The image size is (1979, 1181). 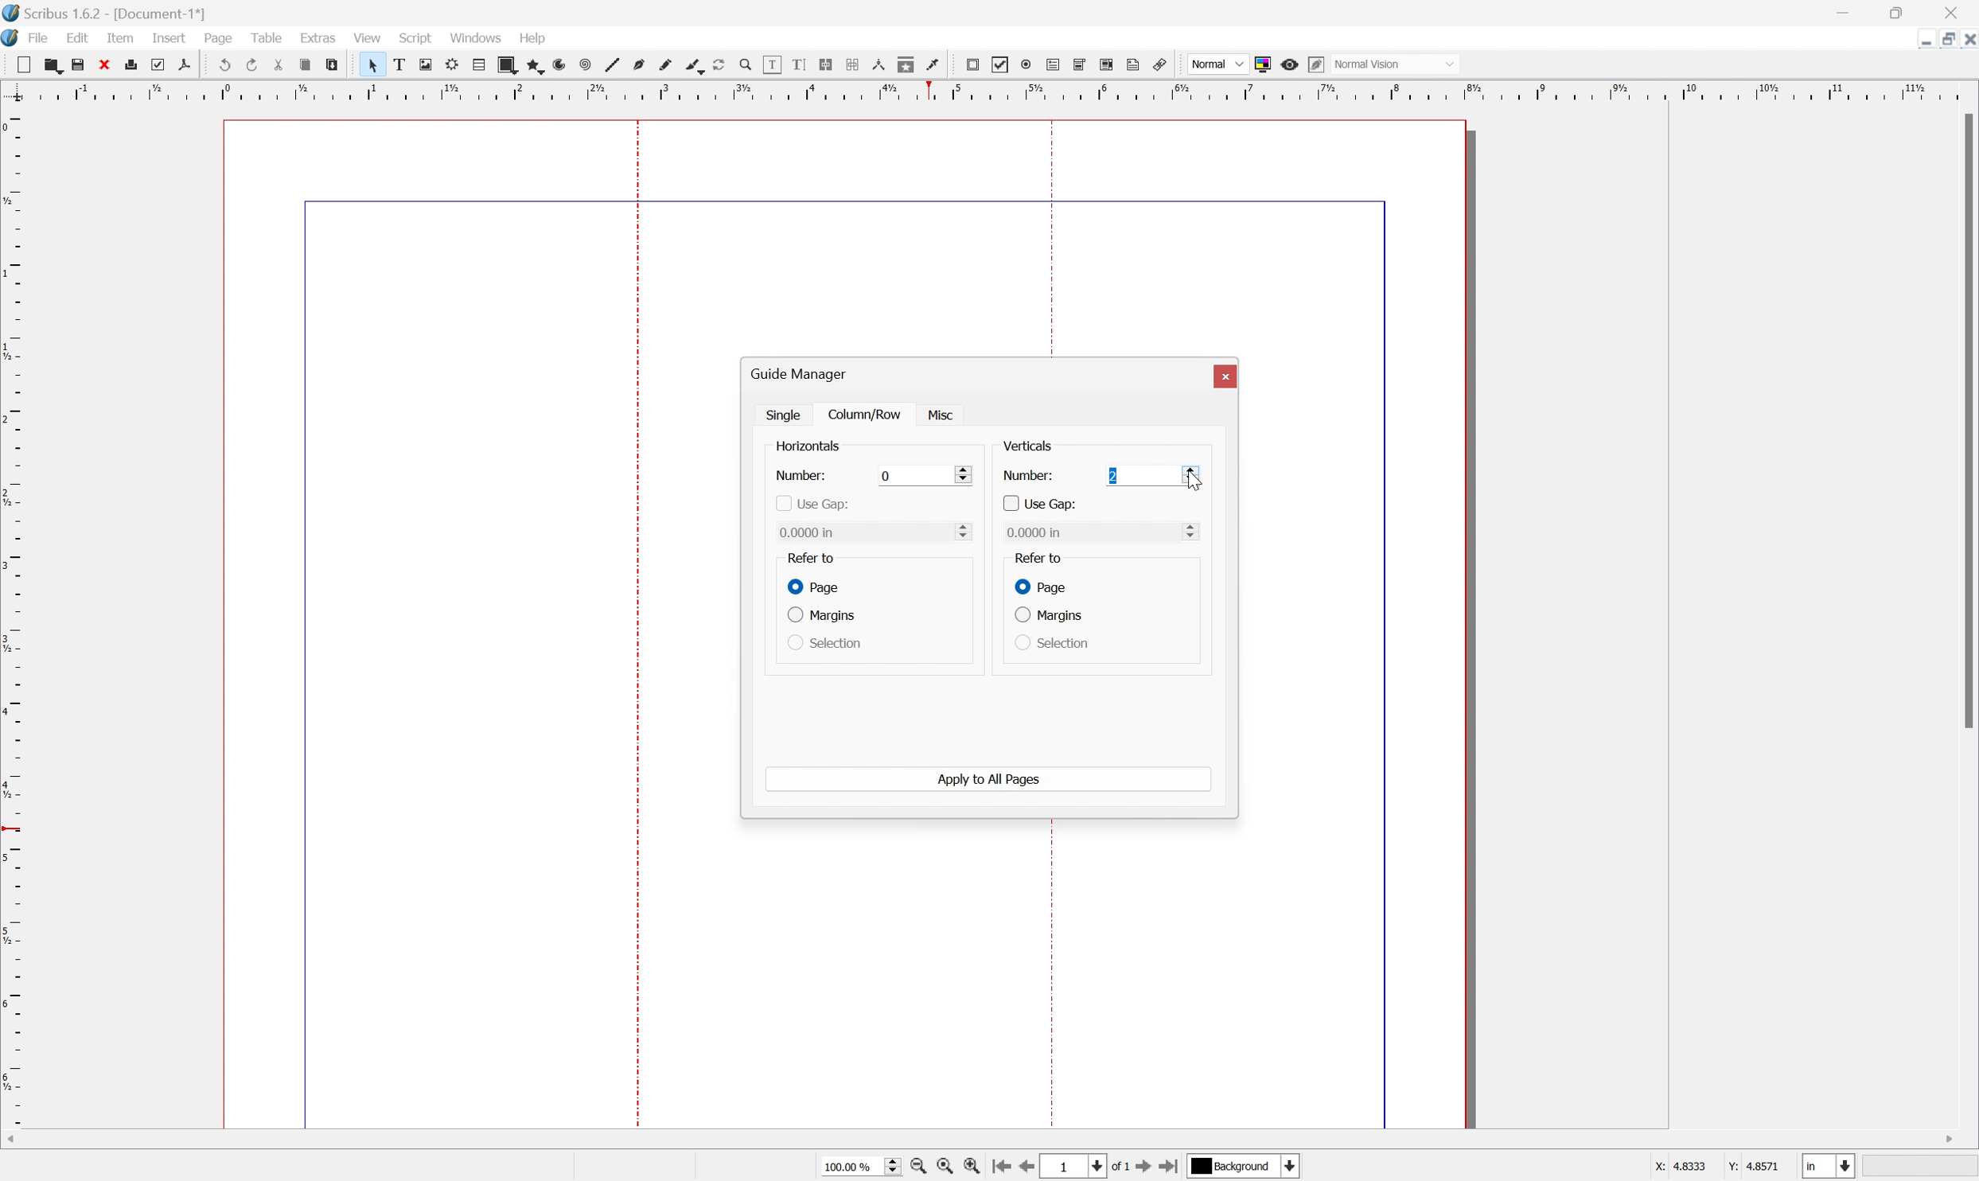 I want to click on polygon, so click(x=534, y=67).